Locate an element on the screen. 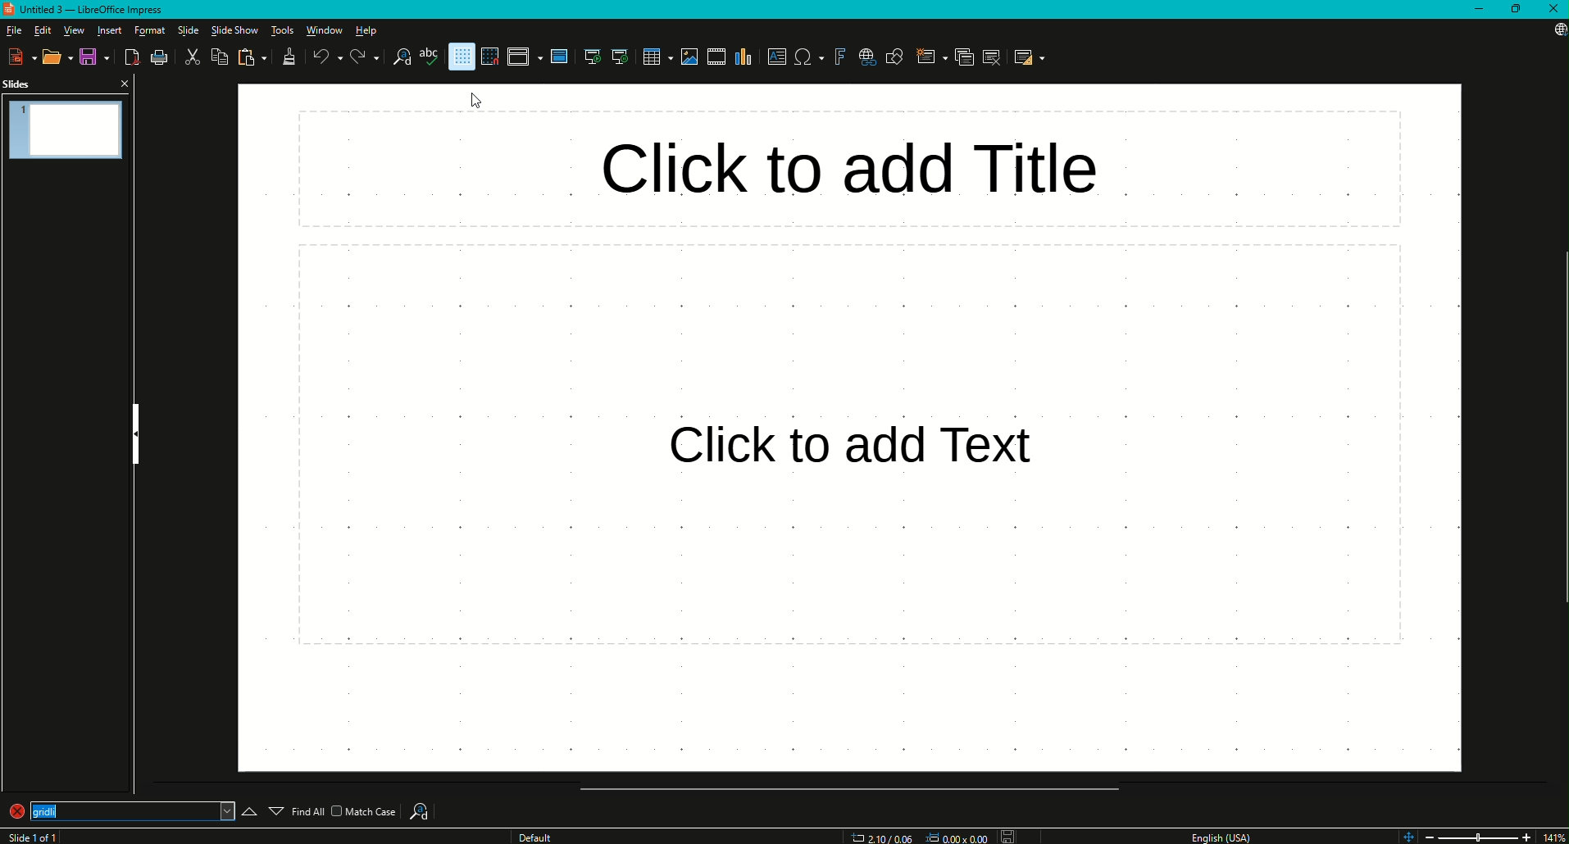 Image resolution: width=1569 pixels, height=844 pixels. Scroll is located at coordinates (1559, 429).